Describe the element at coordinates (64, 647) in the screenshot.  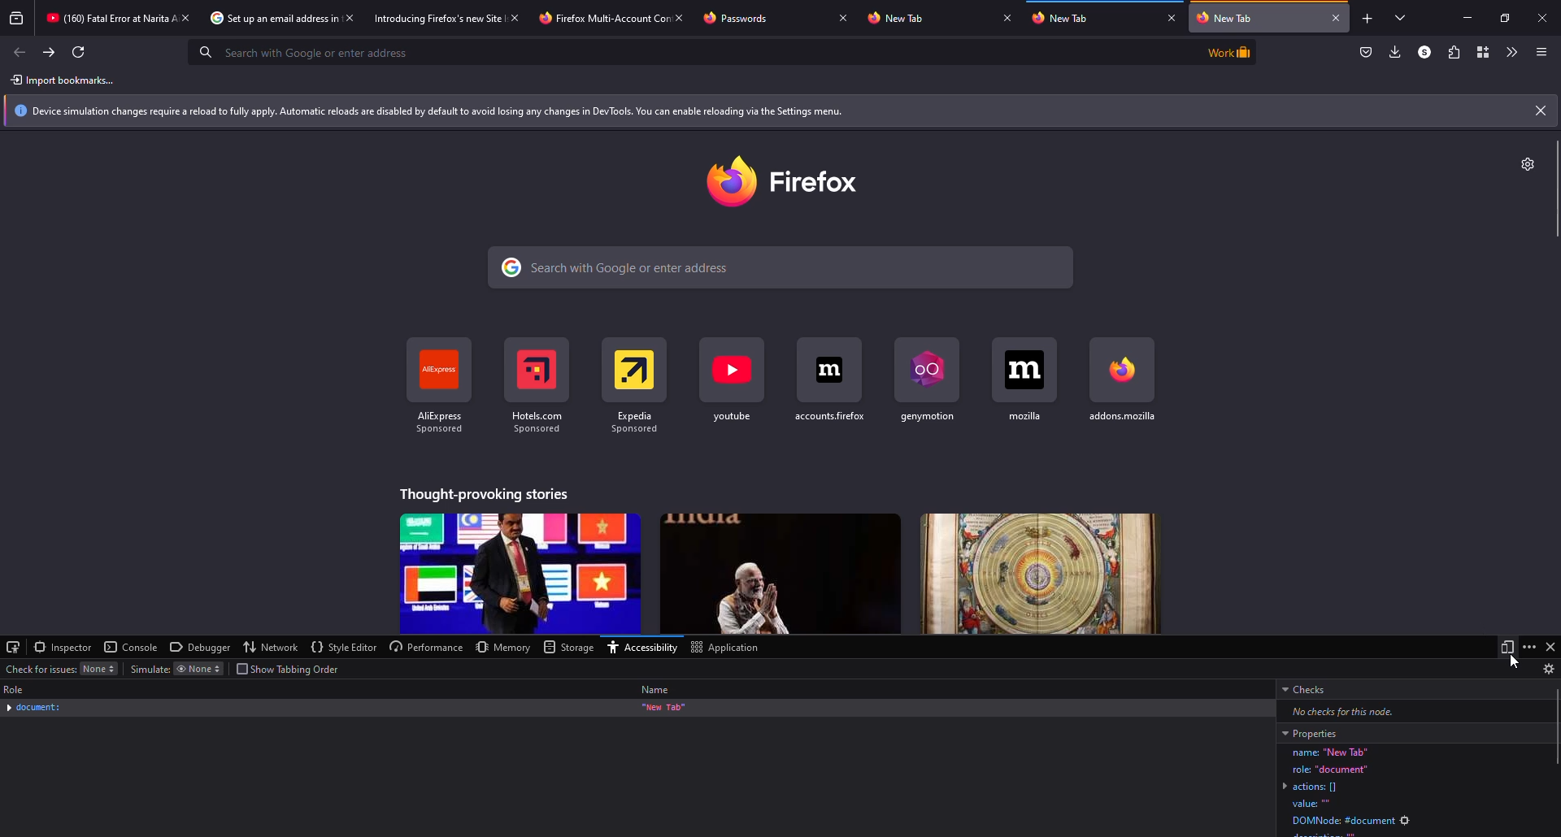
I see `inspector` at that location.